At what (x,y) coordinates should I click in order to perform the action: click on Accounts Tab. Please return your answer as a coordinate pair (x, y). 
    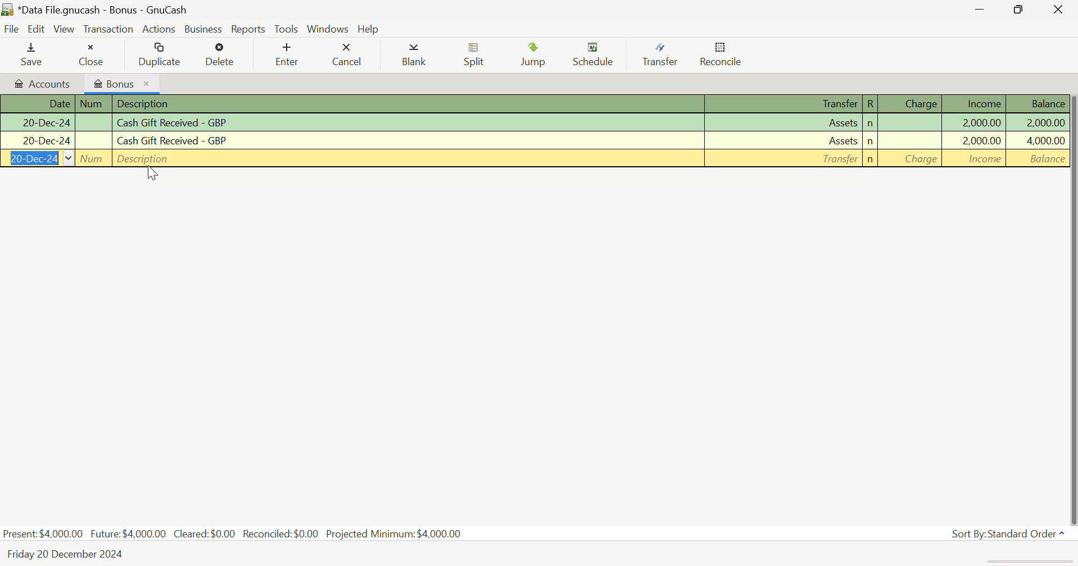
    Looking at the image, I should click on (40, 82).